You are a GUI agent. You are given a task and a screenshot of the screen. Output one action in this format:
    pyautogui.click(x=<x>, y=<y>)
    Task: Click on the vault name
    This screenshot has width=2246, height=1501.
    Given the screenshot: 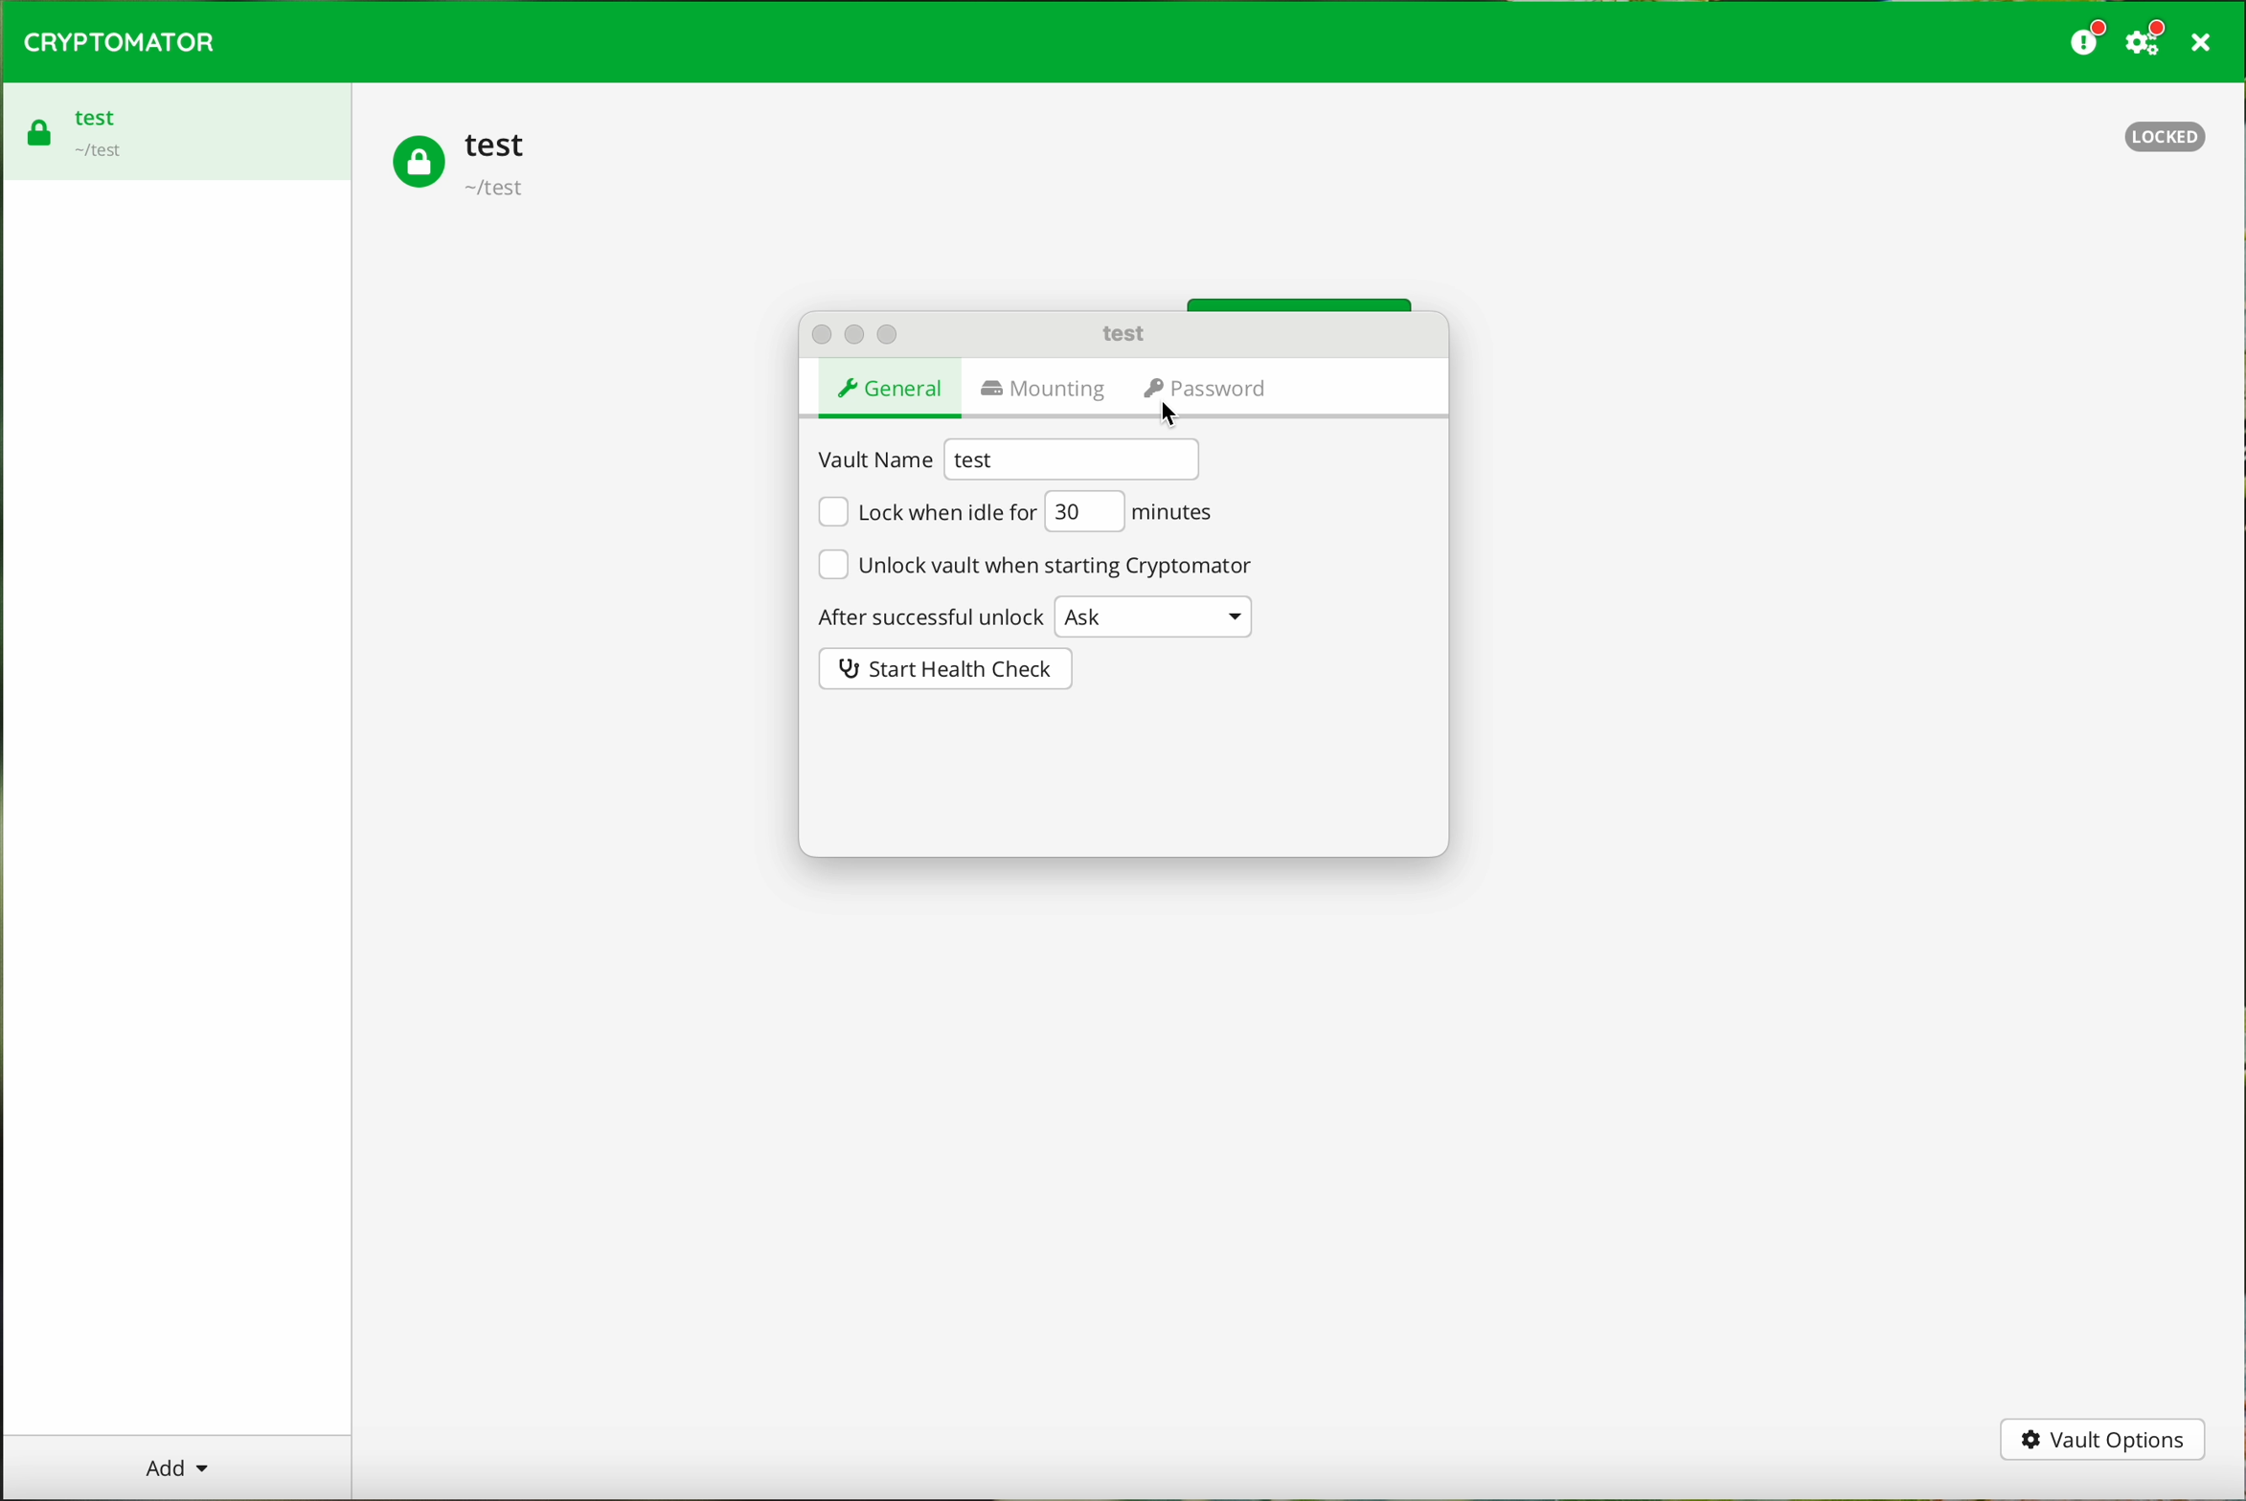 What is the action you would take?
    pyautogui.click(x=874, y=460)
    